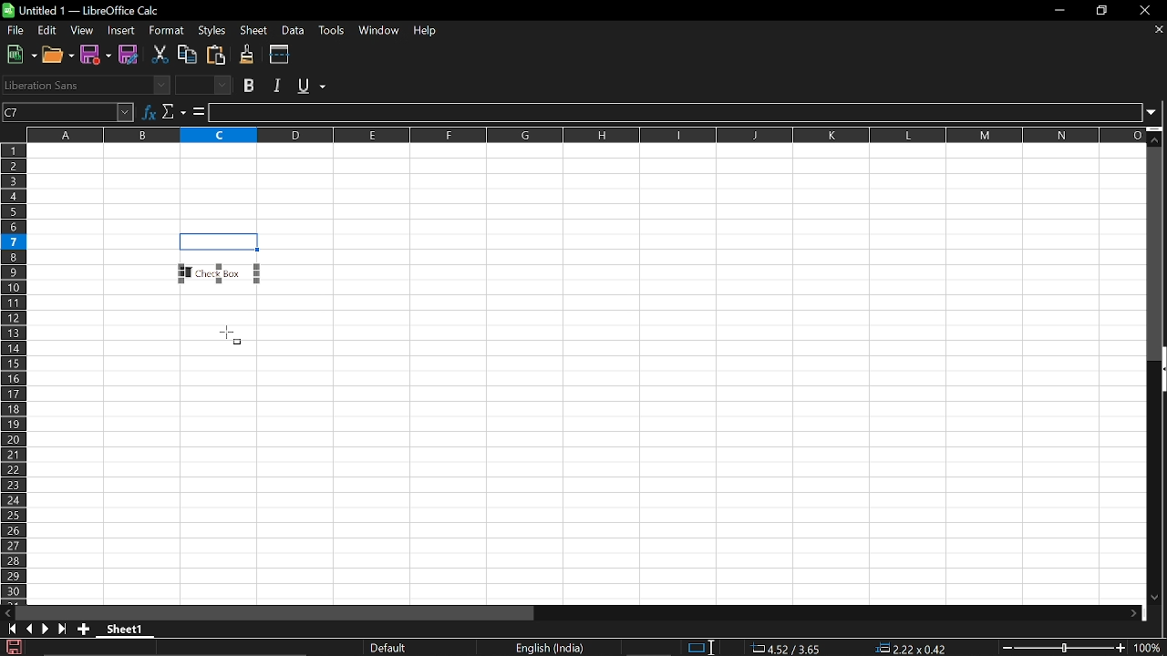 Image resolution: width=1167 pixels, height=656 pixels. I want to click on Last sheet, so click(63, 629).